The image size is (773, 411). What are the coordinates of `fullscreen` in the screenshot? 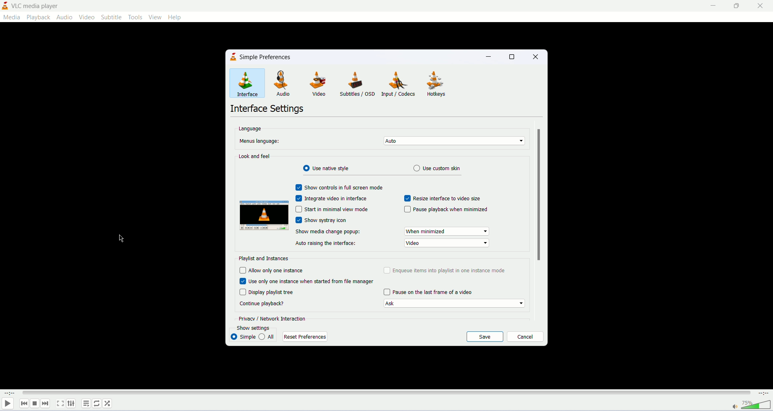 It's located at (60, 403).